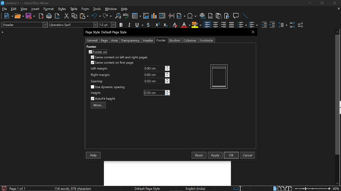 The height and width of the screenshot is (191, 341). Describe the element at coordinates (24, 9) in the screenshot. I see `view` at that location.